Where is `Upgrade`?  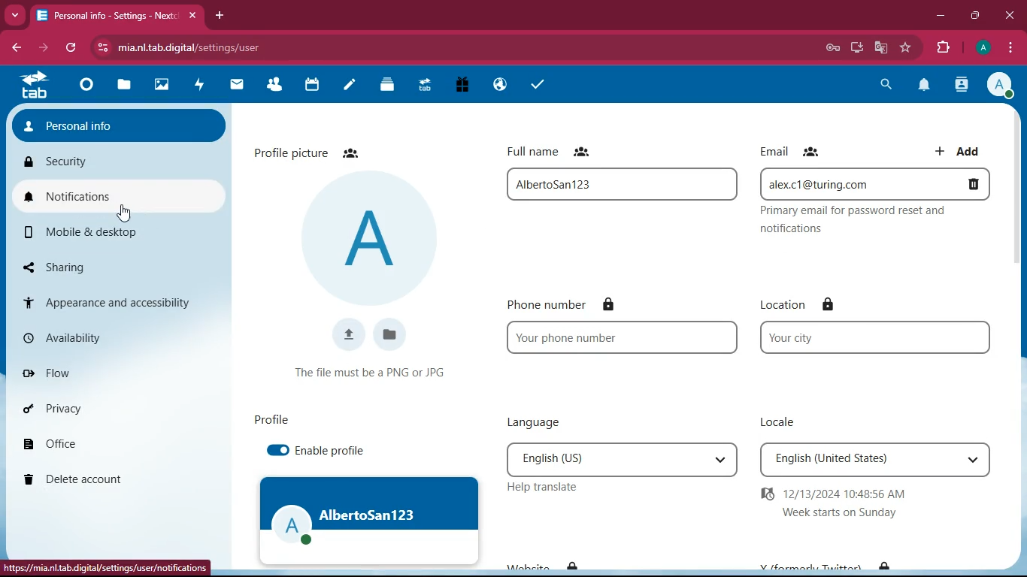
Upgrade is located at coordinates (426, 86).